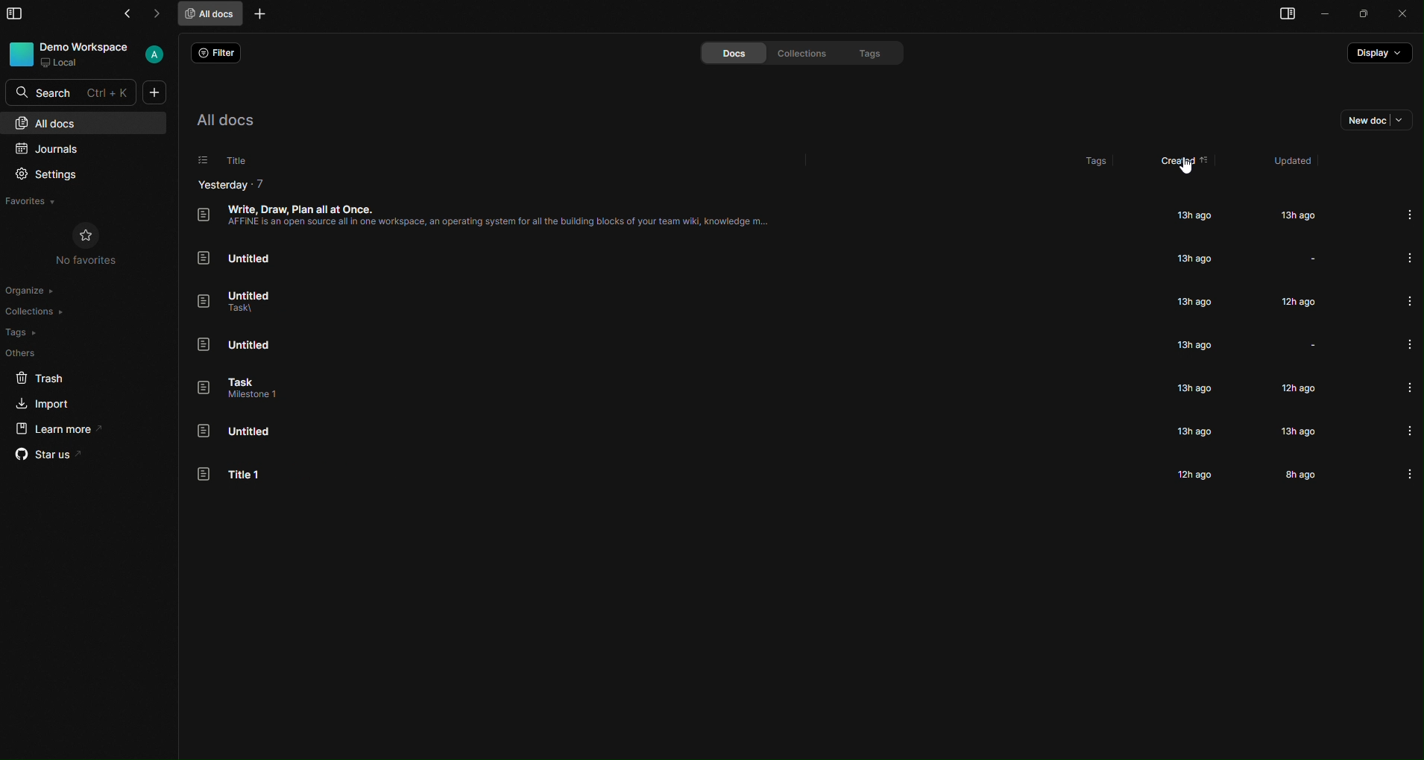  What do you see at coordinates (45, 404) in the screenshot?
I see `import` at bounding box center [45, 404].